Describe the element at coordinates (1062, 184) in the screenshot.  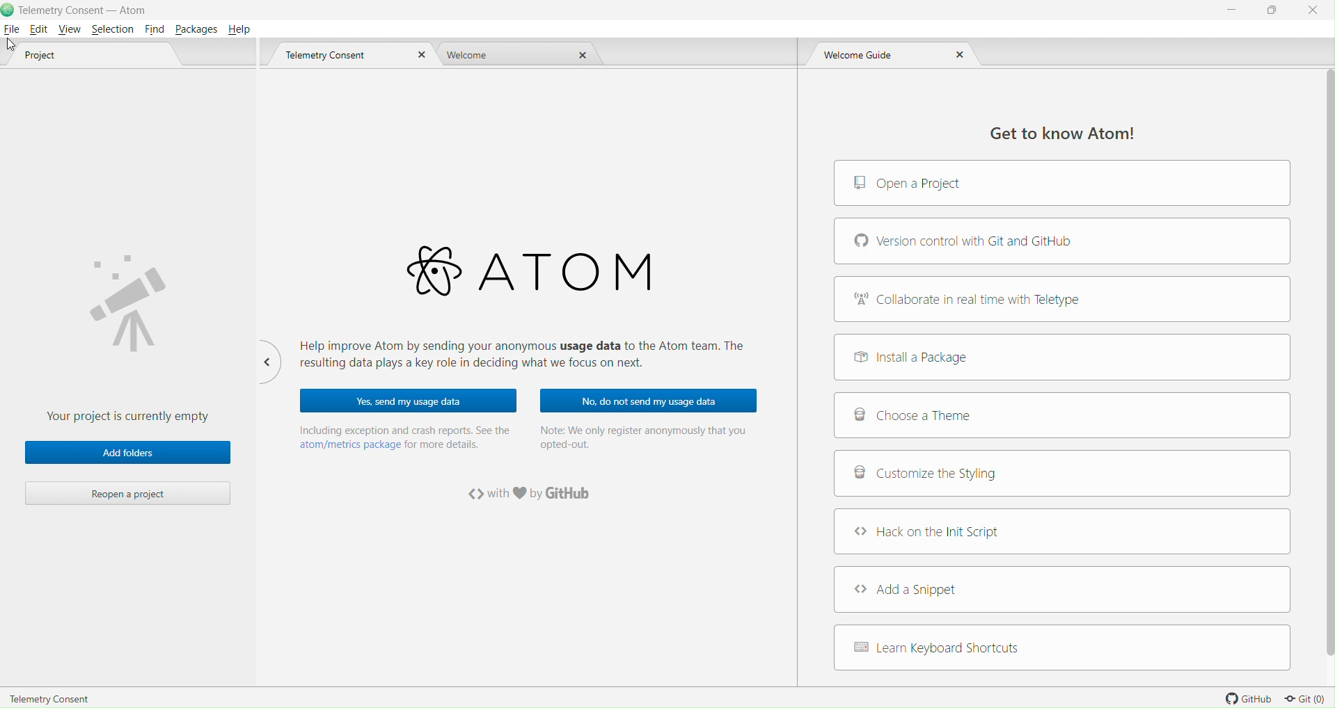
I see `Open a Project` at that location.